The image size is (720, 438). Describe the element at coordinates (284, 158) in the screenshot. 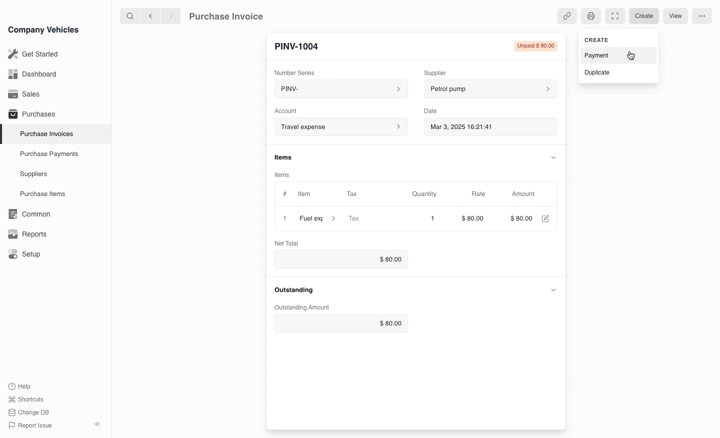

I see `items` at that location.